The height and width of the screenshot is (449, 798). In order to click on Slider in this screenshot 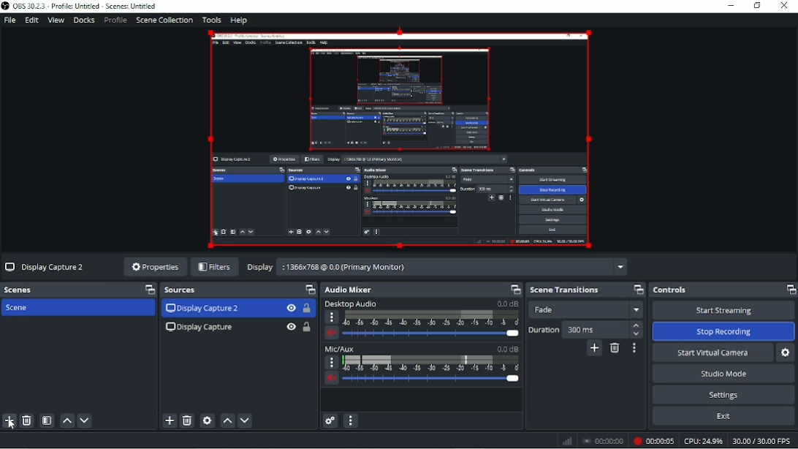, I will do `click(433, 380)`.